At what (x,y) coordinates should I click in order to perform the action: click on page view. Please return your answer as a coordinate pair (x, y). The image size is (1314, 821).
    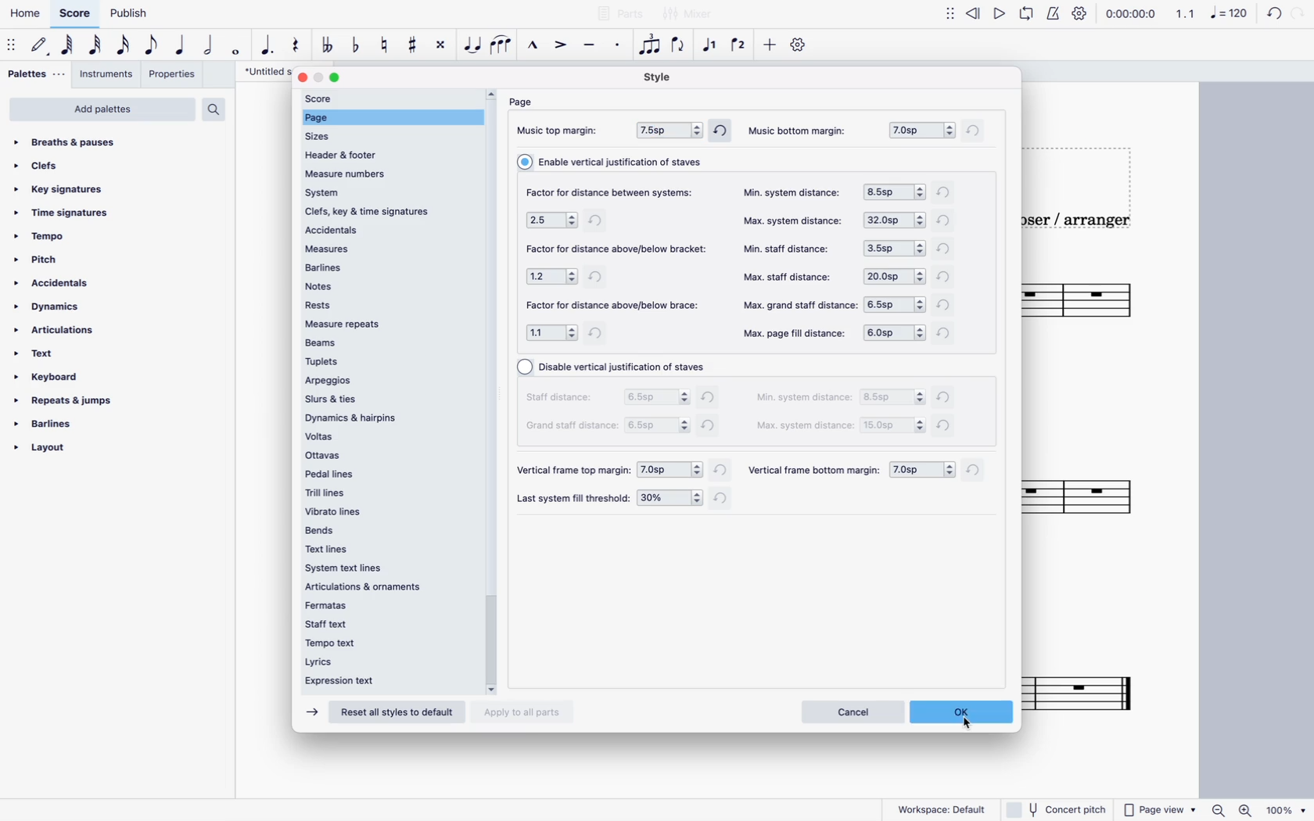
    Looking at the image, I should click on (1160, 807).